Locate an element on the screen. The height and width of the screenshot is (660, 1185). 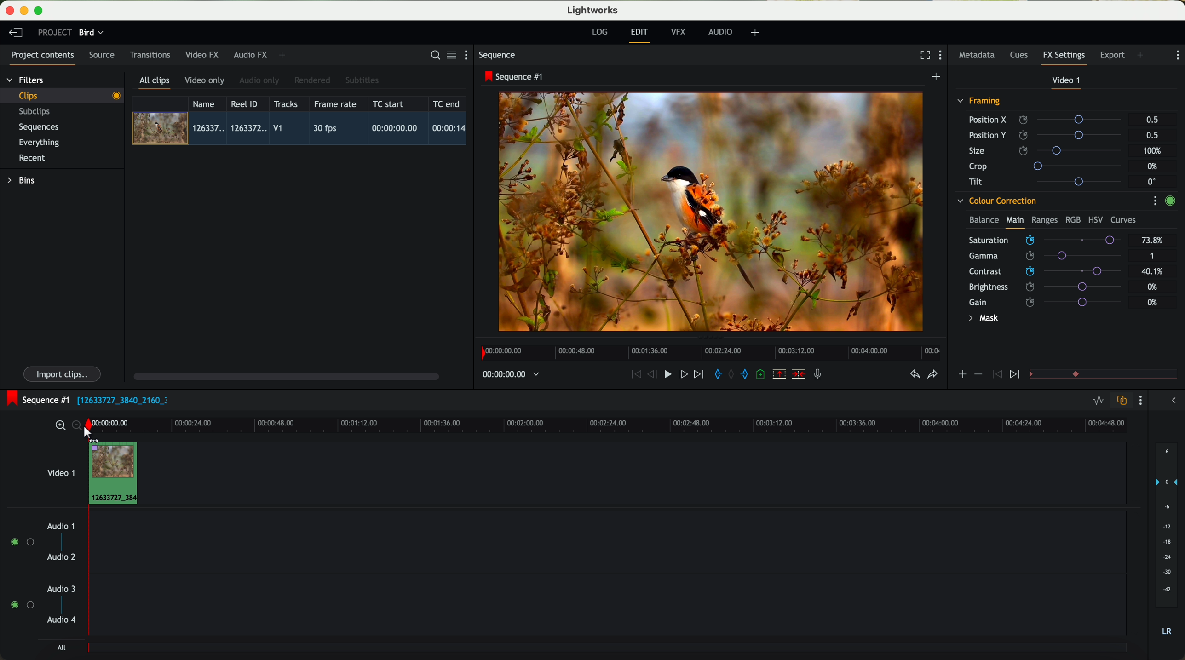
0% is located at coordinates (1153, 302).